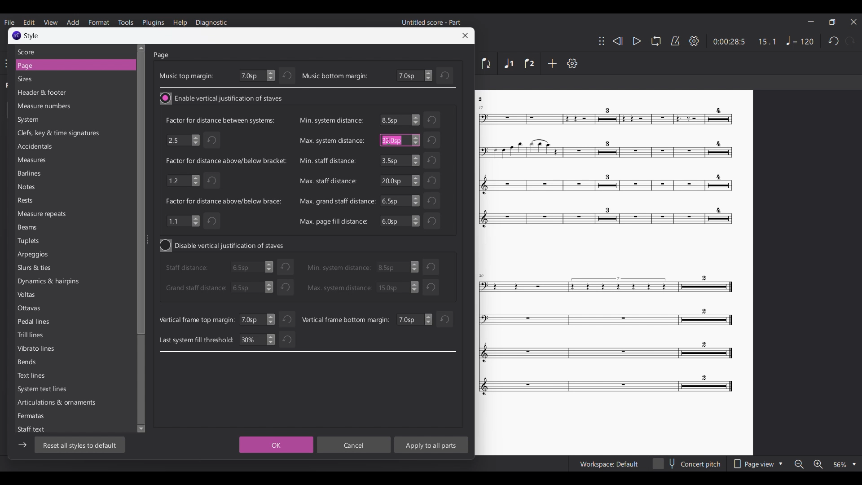 Image resolution: width=862 pixels, height=485 pixels. I want to click on Volts, so click(47, 296).